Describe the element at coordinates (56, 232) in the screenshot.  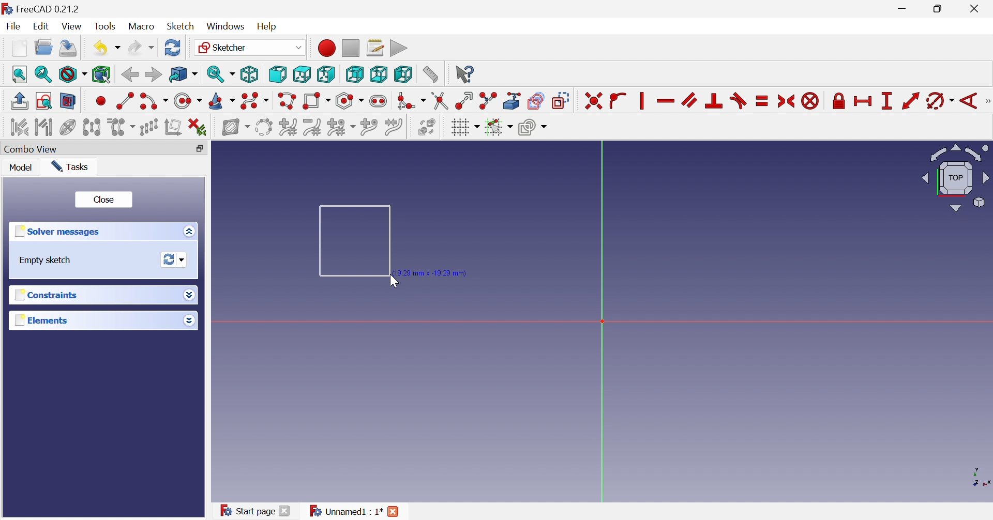
I see `Solver messages` at that location.